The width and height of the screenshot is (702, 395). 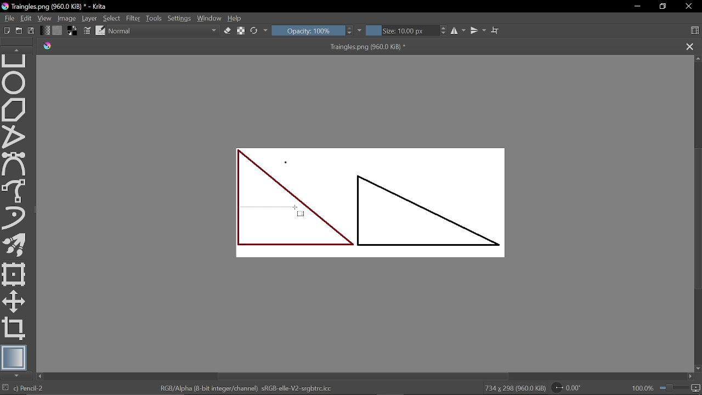 I want to click on Eraser, so click(x=227, y=31).